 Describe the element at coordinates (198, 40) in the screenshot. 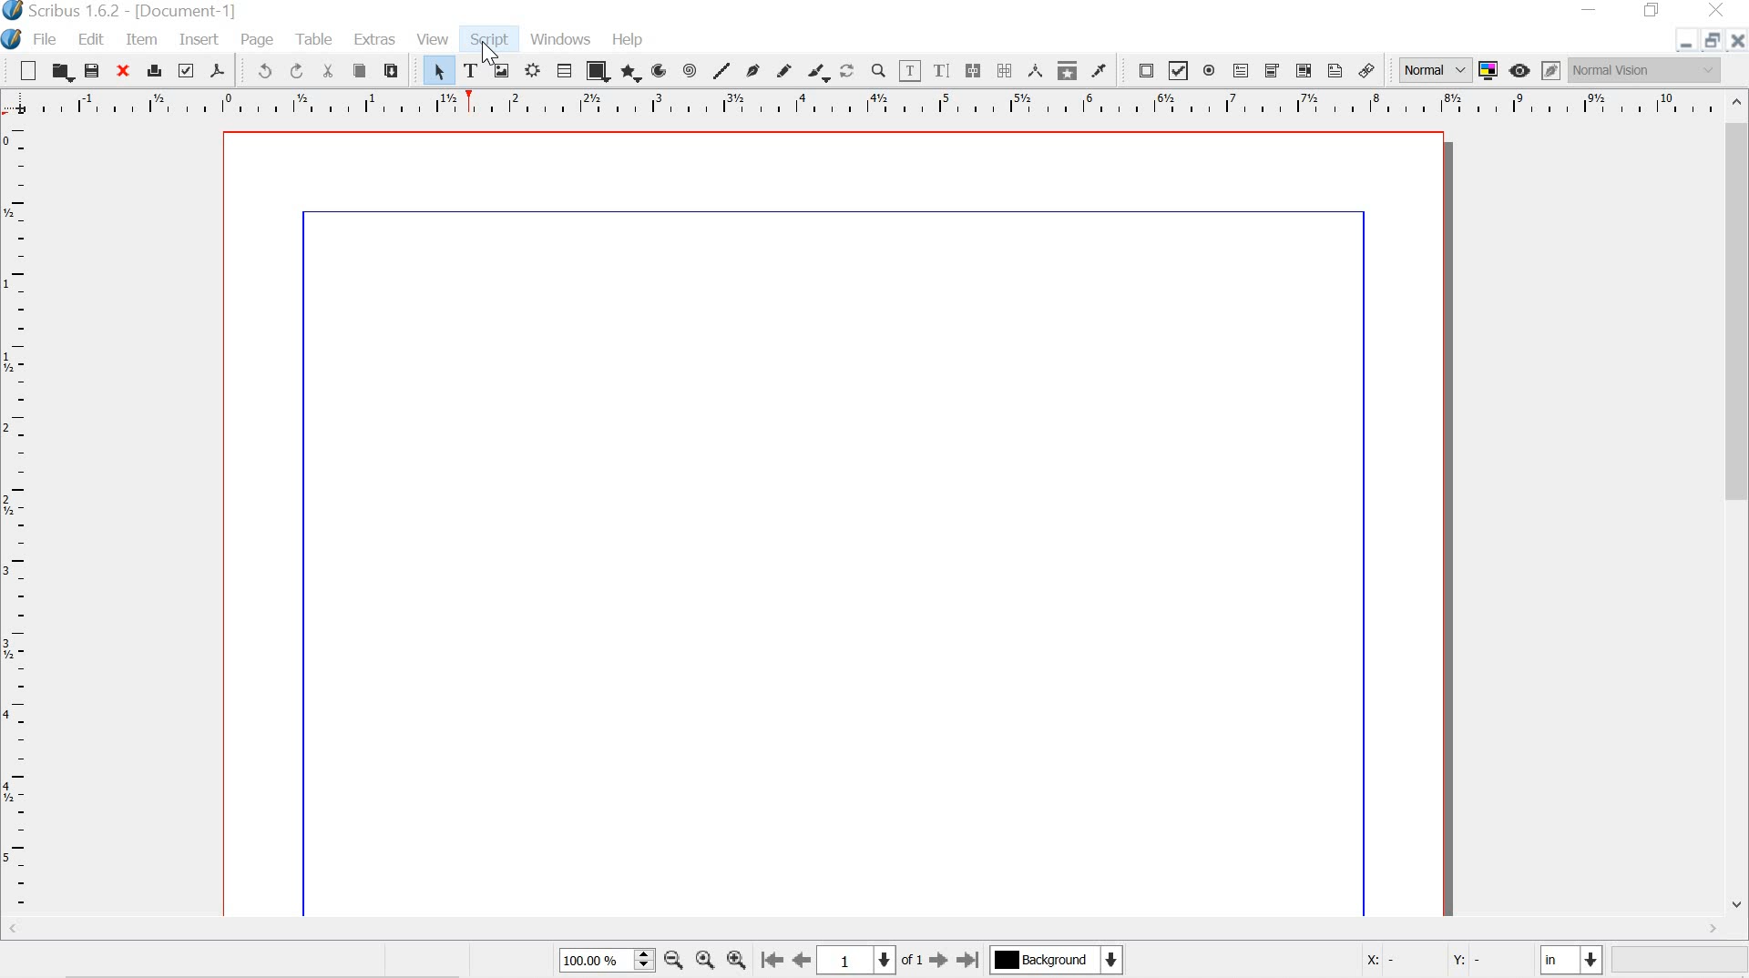

I see `insert` at that location.